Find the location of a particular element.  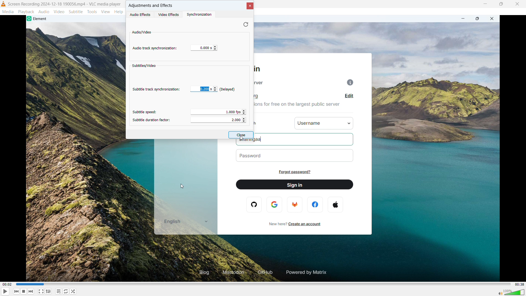

blog is located at coordinates (206, 274).